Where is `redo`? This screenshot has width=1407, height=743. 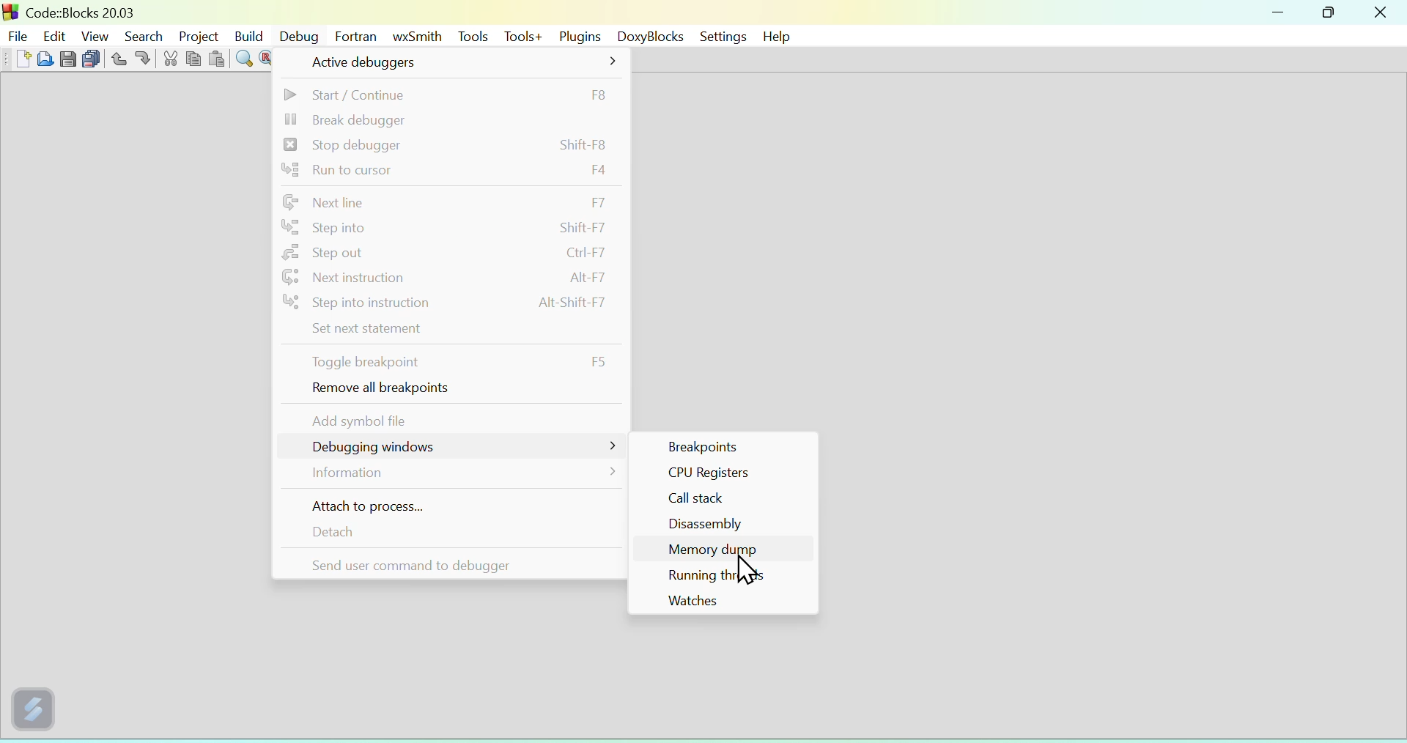
redo is located at coordinates (144, 59).